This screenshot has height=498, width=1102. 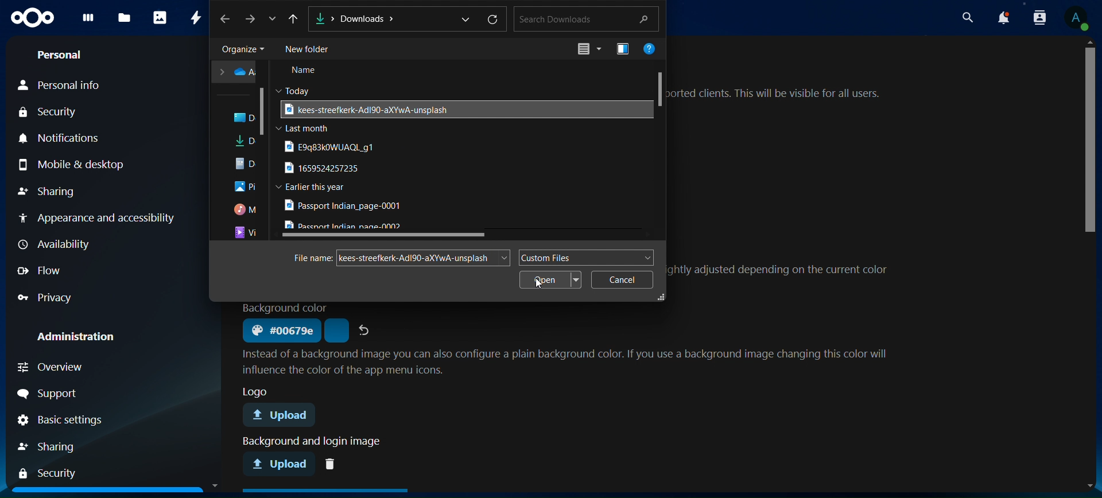 What do you see at coordinates (55, 112) in the screenshot?
I see `security` at bounding box center [55, 112].